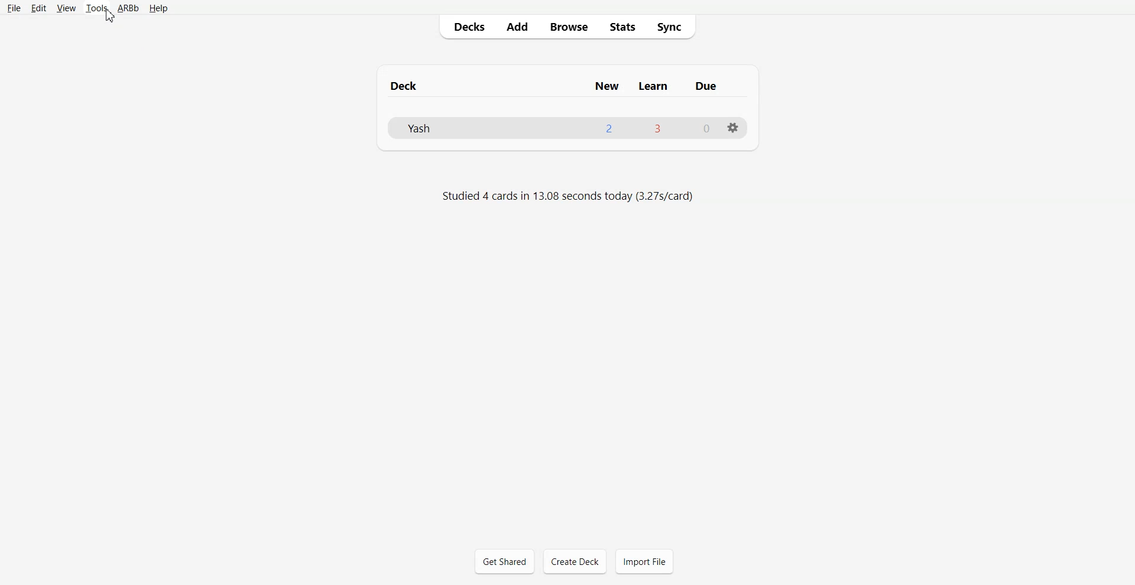 This screenshot has width=1135, height=585. Describe the element at coordinates (157, 9) in the screenshot. I see `Help` at that location.